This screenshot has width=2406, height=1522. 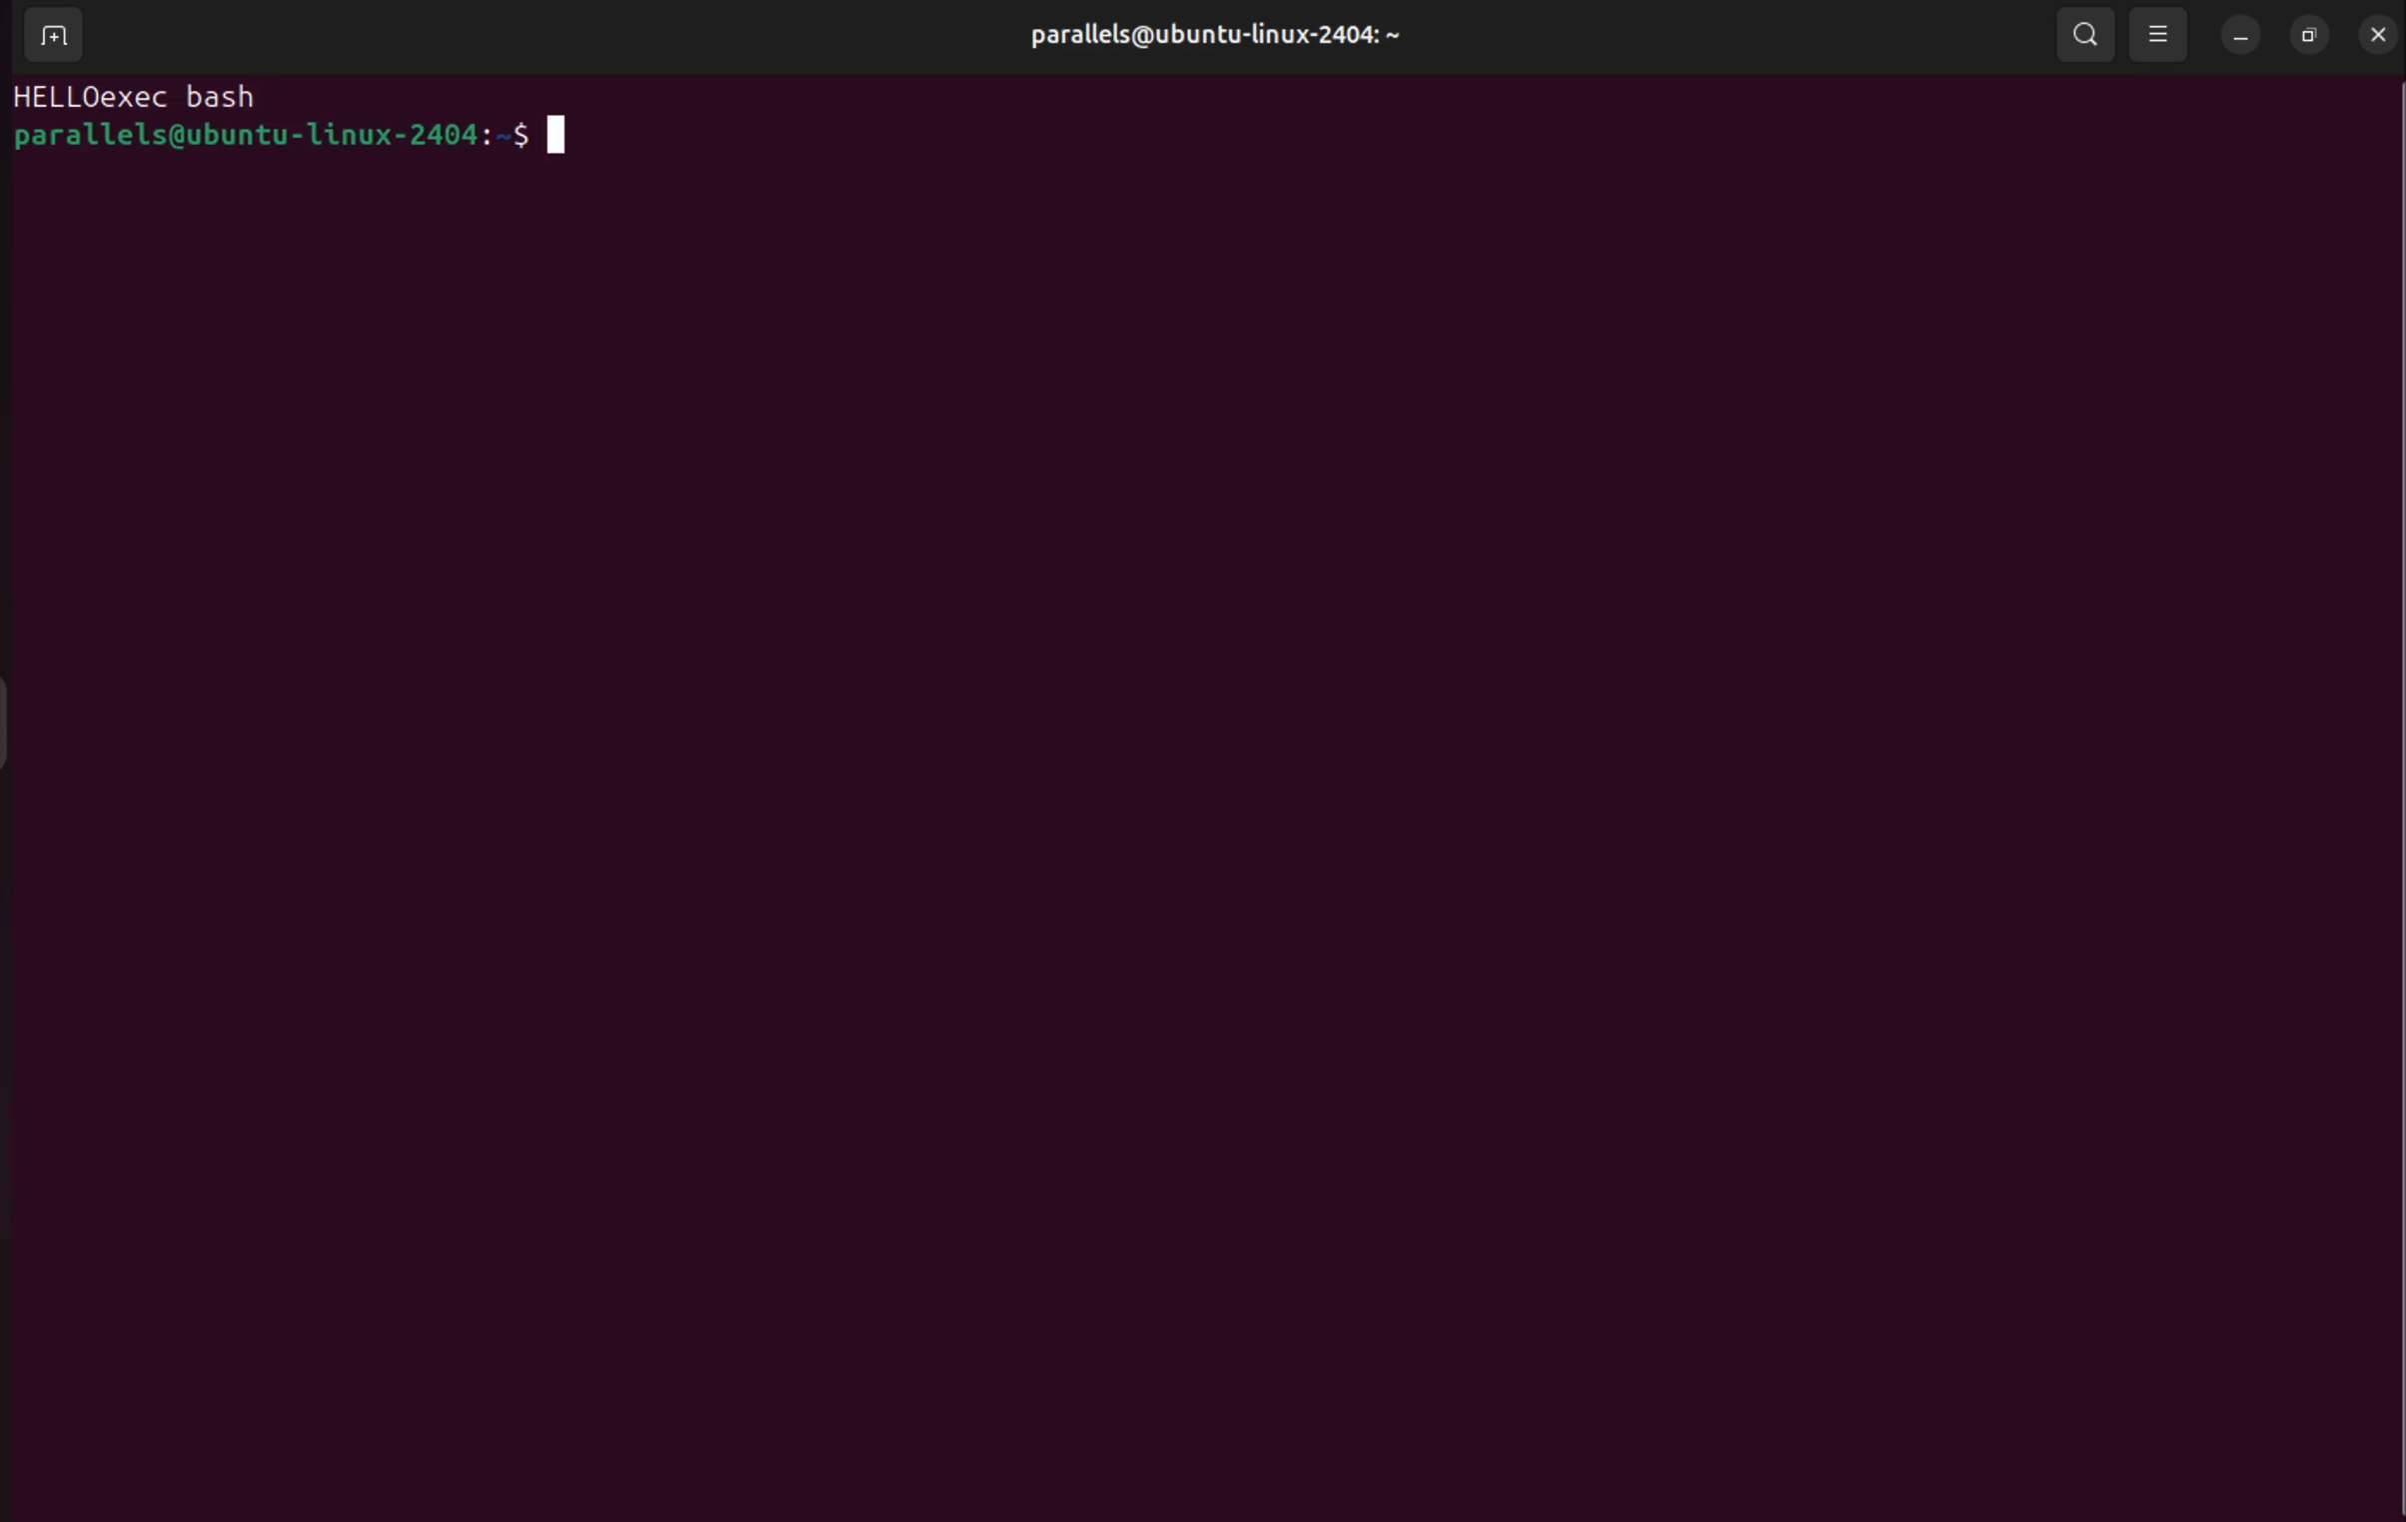 What do you see at coordinates (2312, 30) in the screenshot?
I see `resize` at bounding box center [2312, 30].